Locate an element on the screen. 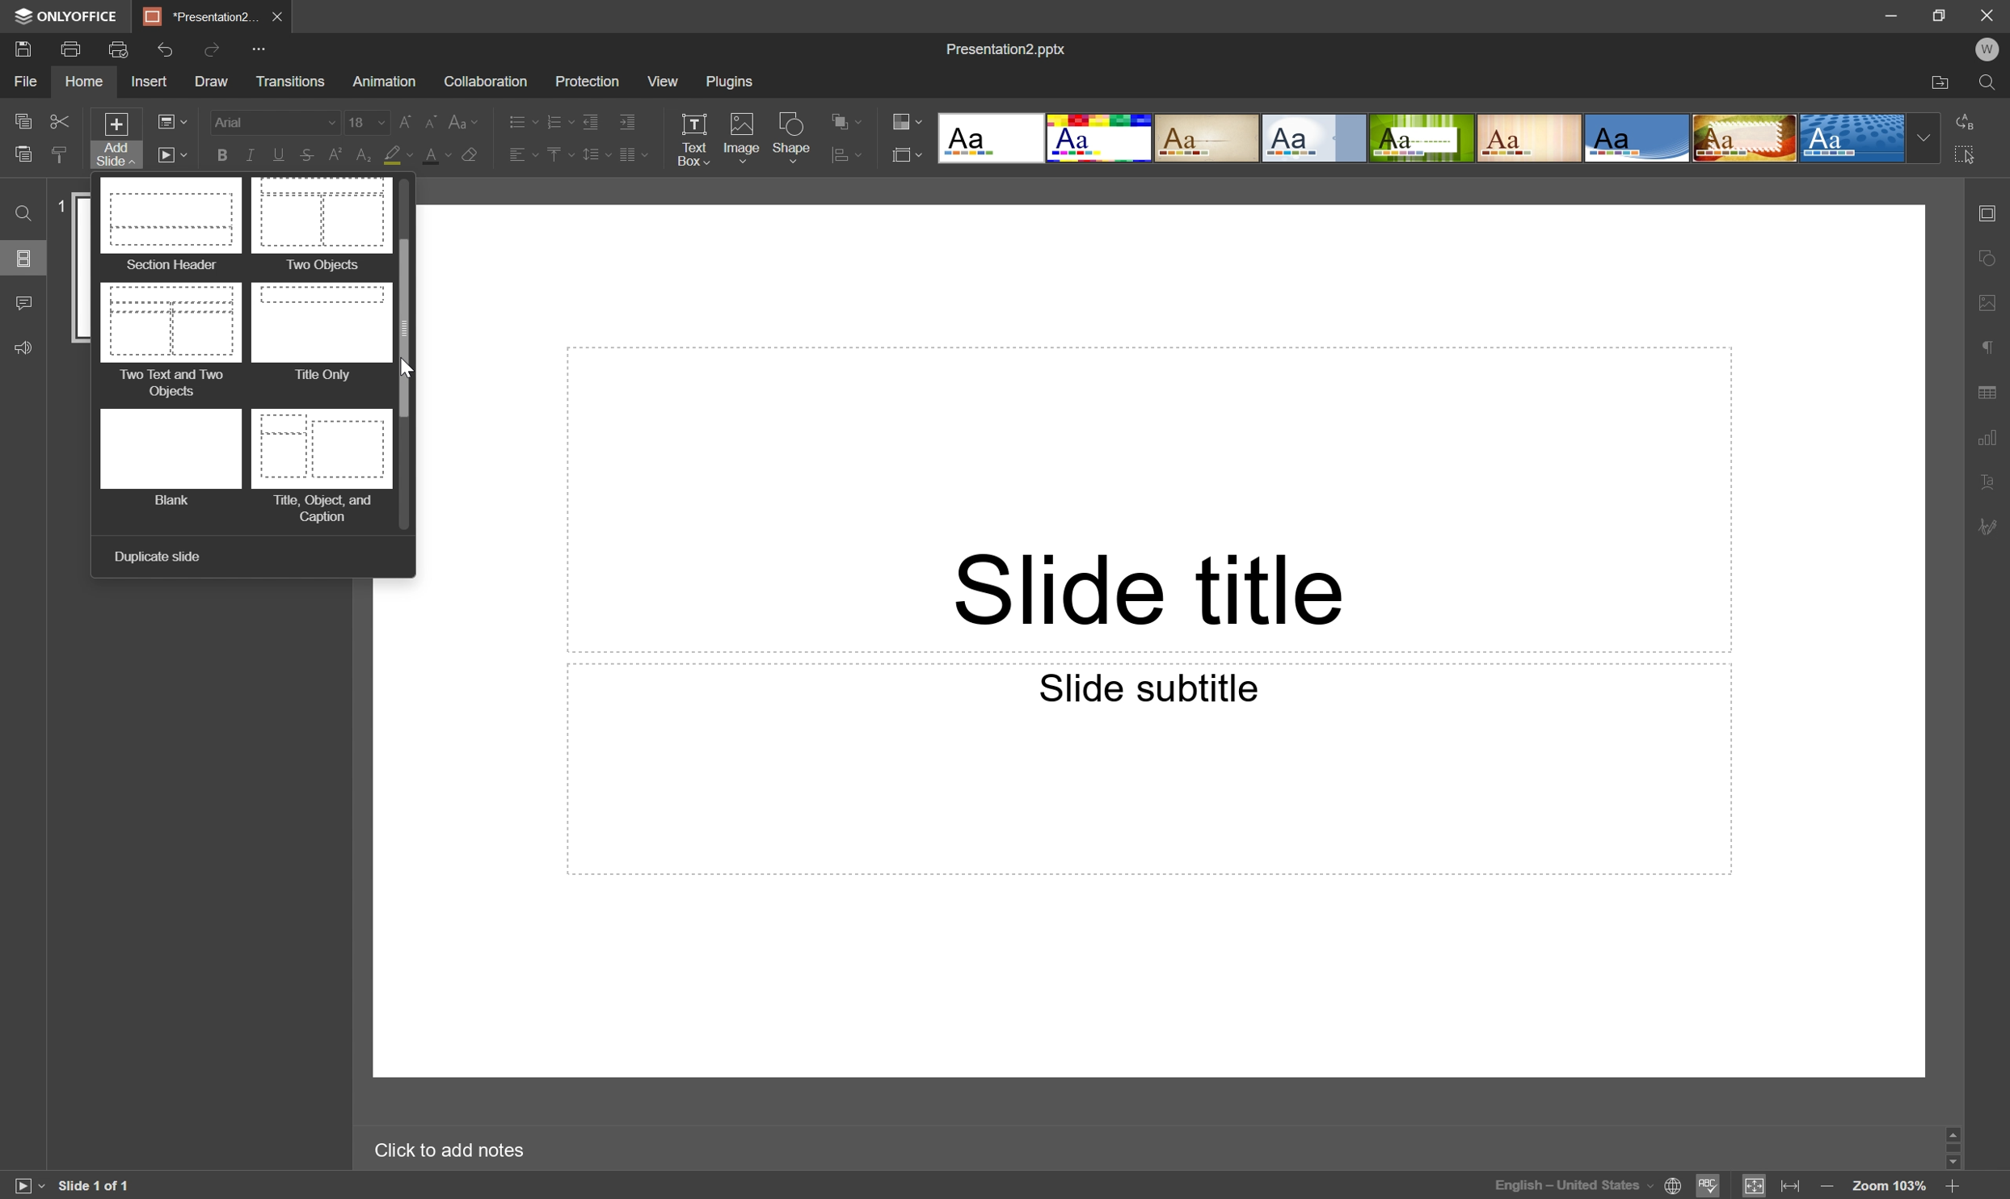 This screenshot has width=2010, height=1199. Strikethrough is located at coordinates (304, 156).